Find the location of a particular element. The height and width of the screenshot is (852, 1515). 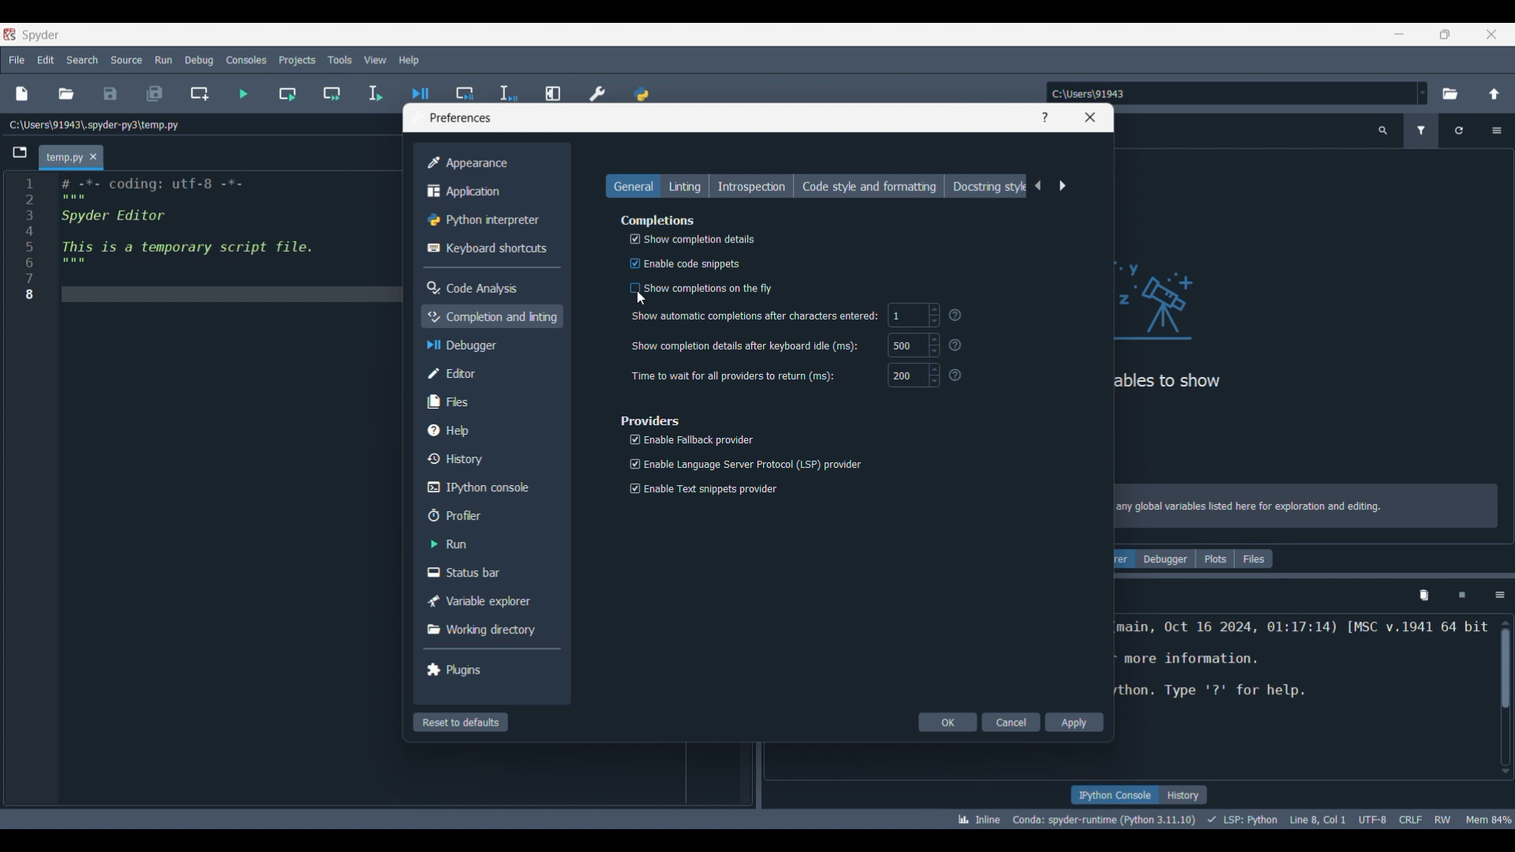

Projects menu is located at coordinates (297, 60).